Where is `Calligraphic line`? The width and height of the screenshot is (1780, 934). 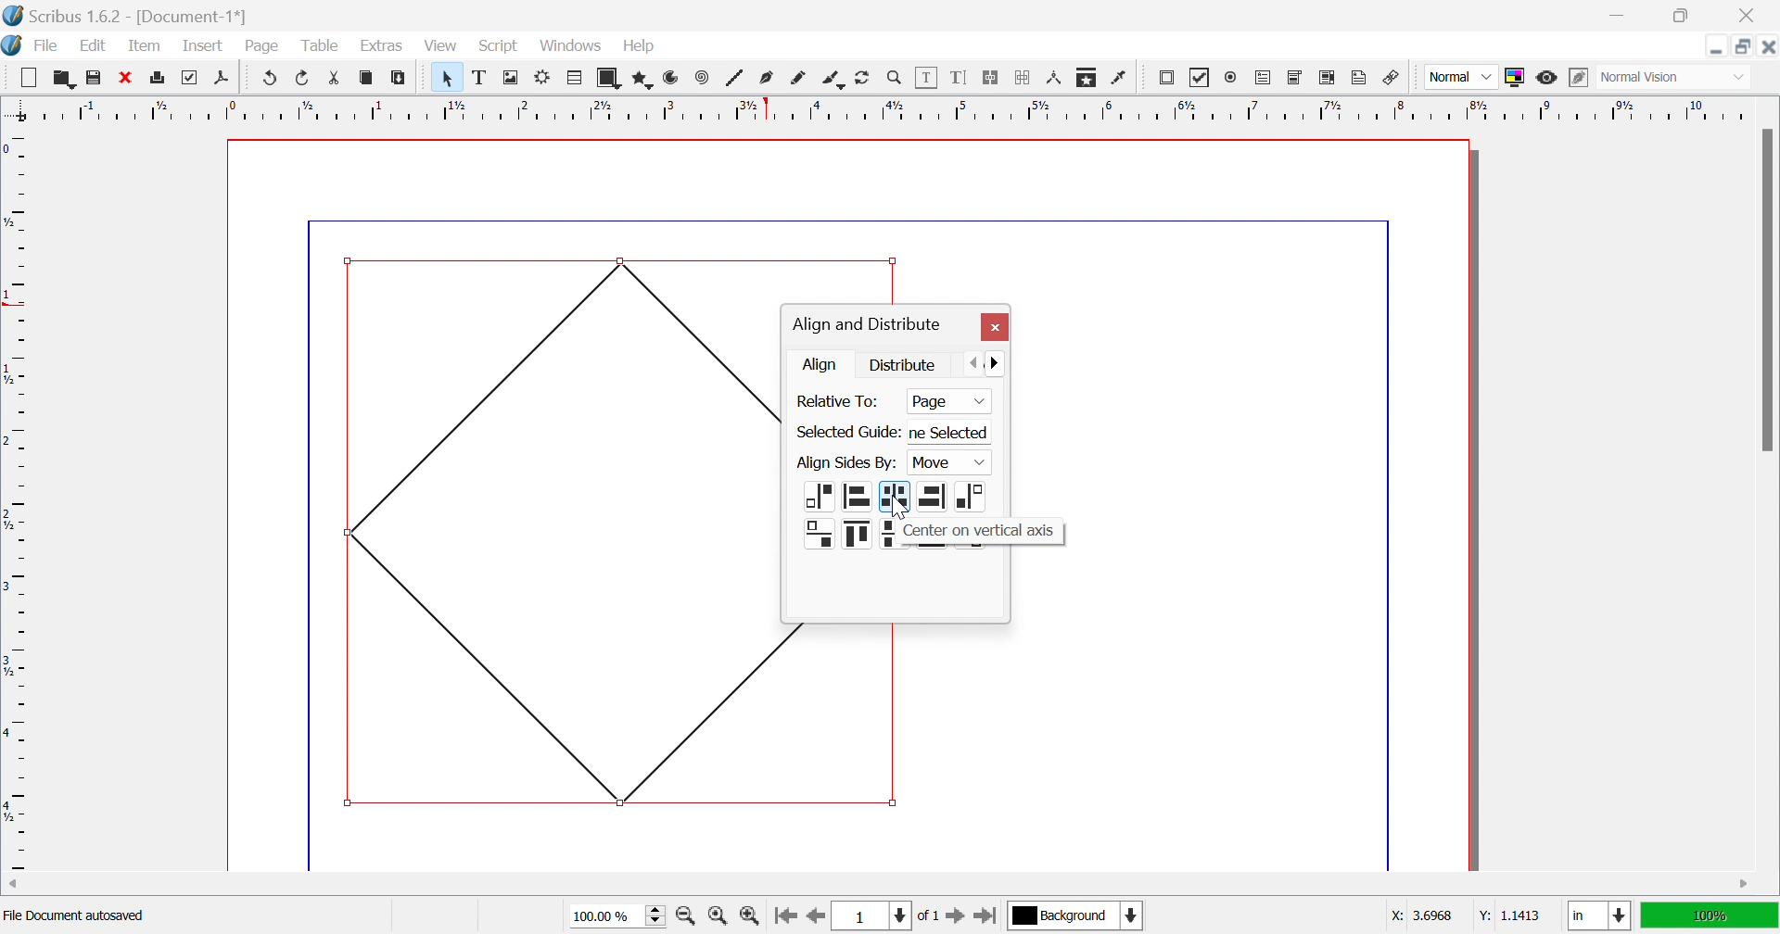 Calligraphic line is located at coordinates (833, 81).